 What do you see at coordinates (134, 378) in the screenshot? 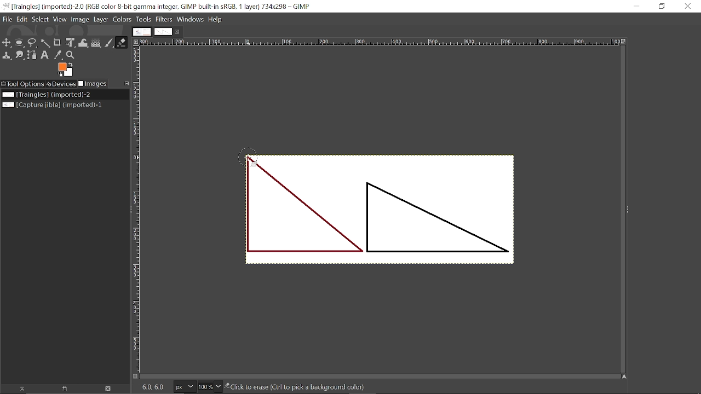
I see `Quck toggle mask on/off` at bounding box center [134, 378].